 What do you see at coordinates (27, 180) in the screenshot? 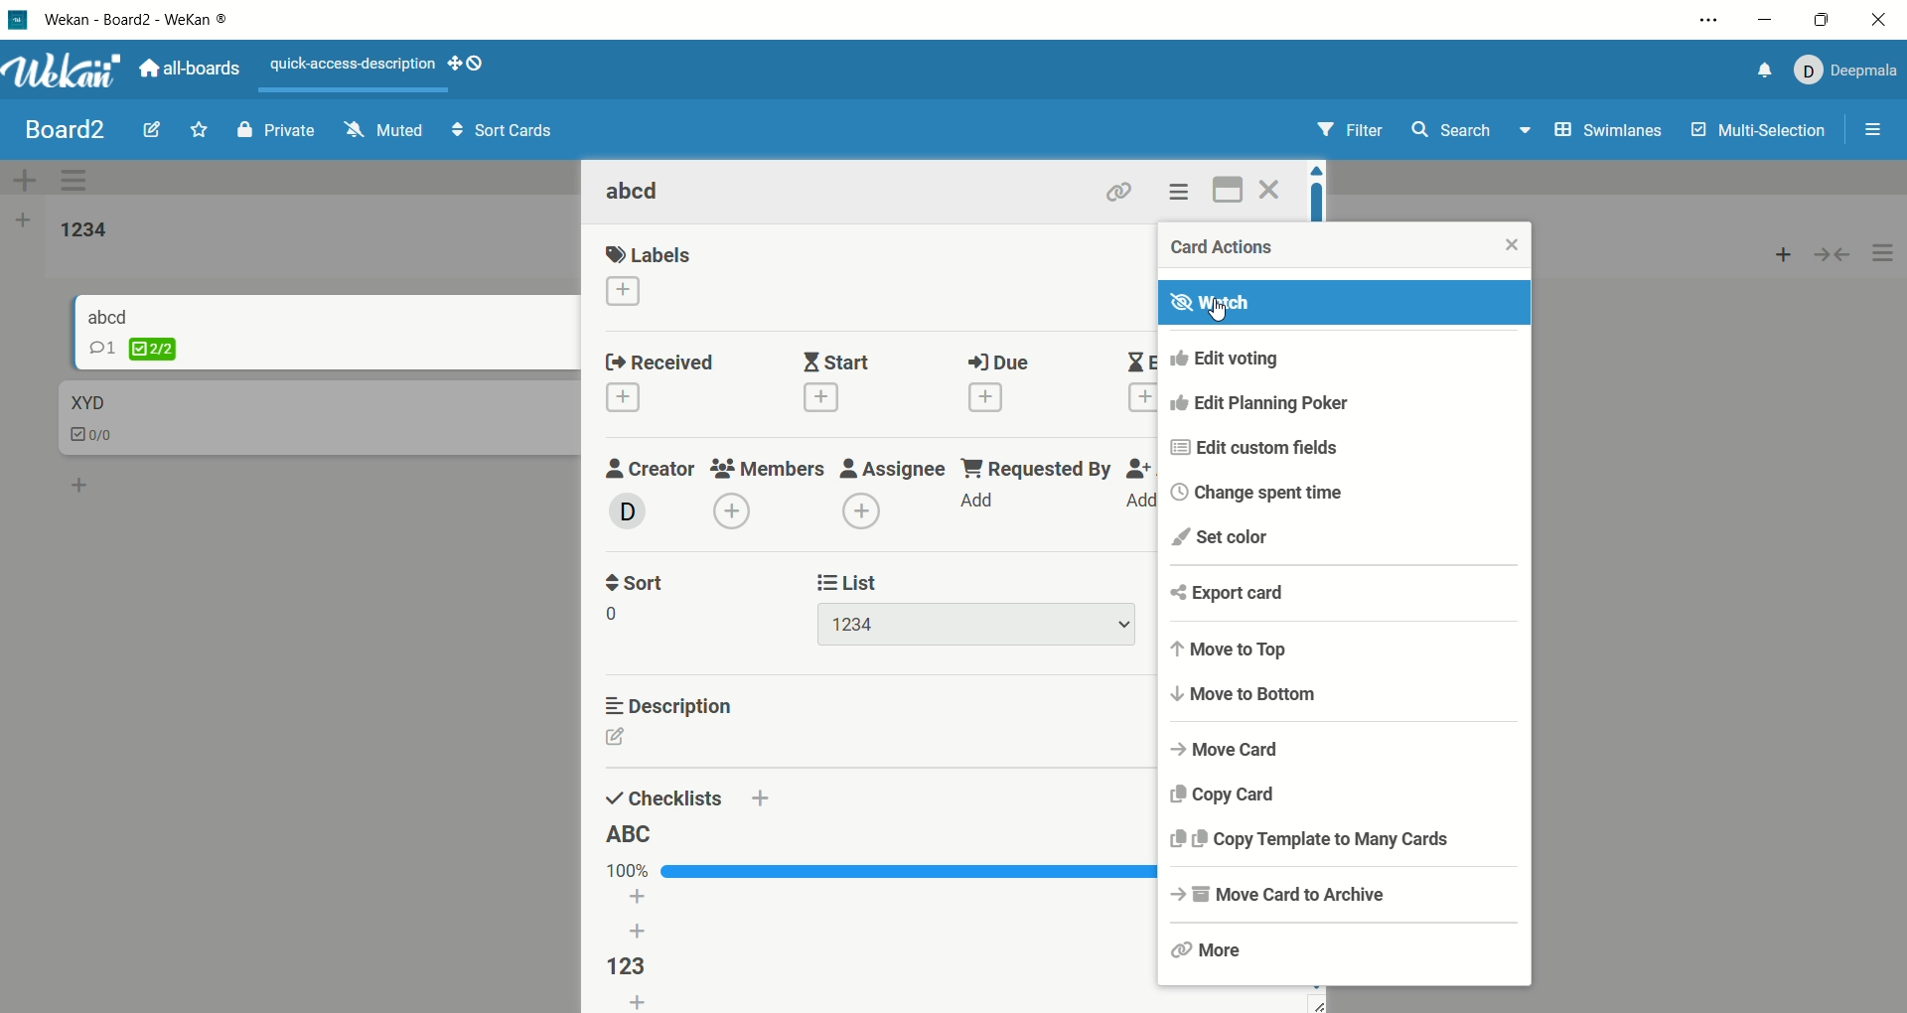
I see `add swimlane` at bounding box center [27, 180].